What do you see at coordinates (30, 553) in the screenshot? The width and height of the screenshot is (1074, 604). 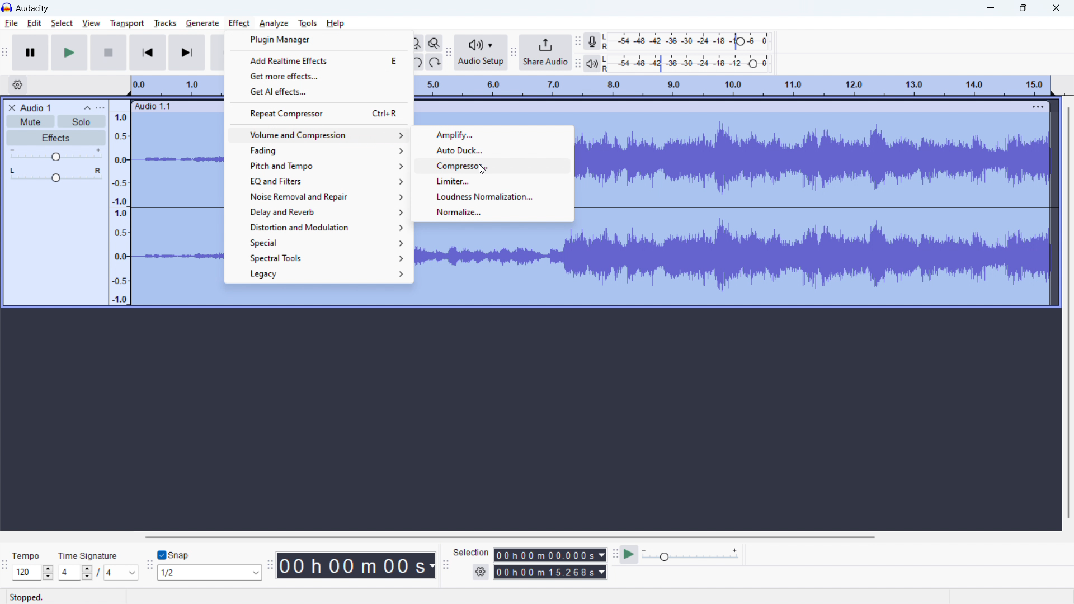 I see `Tempo` at bounding box center [30, 553].